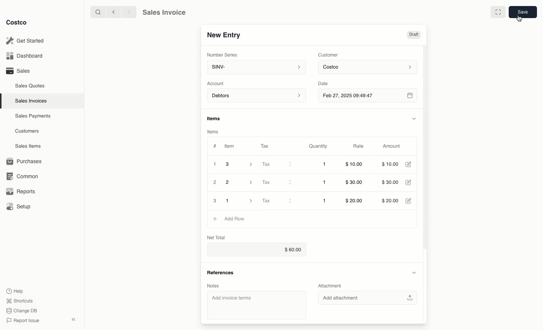 This screenshot has width=543, height=330. I want to click on Attachment, so click(332, 285).